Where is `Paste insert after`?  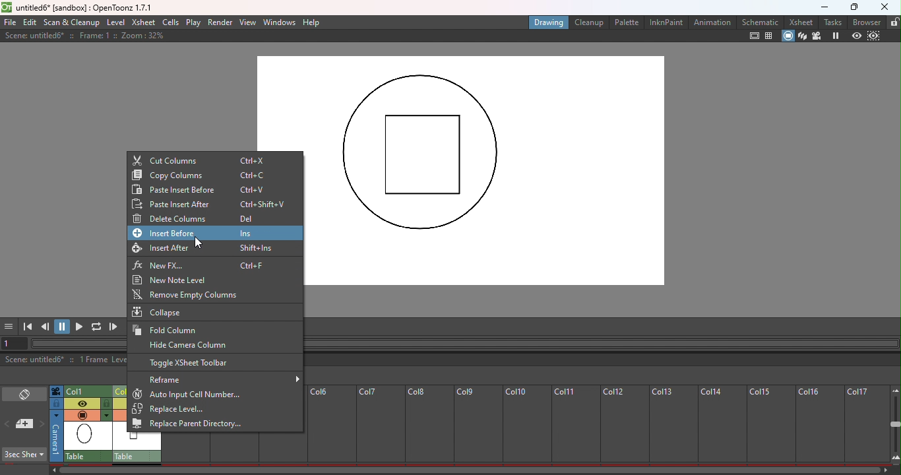
Paste insert after is located at coordinates (212, 204).